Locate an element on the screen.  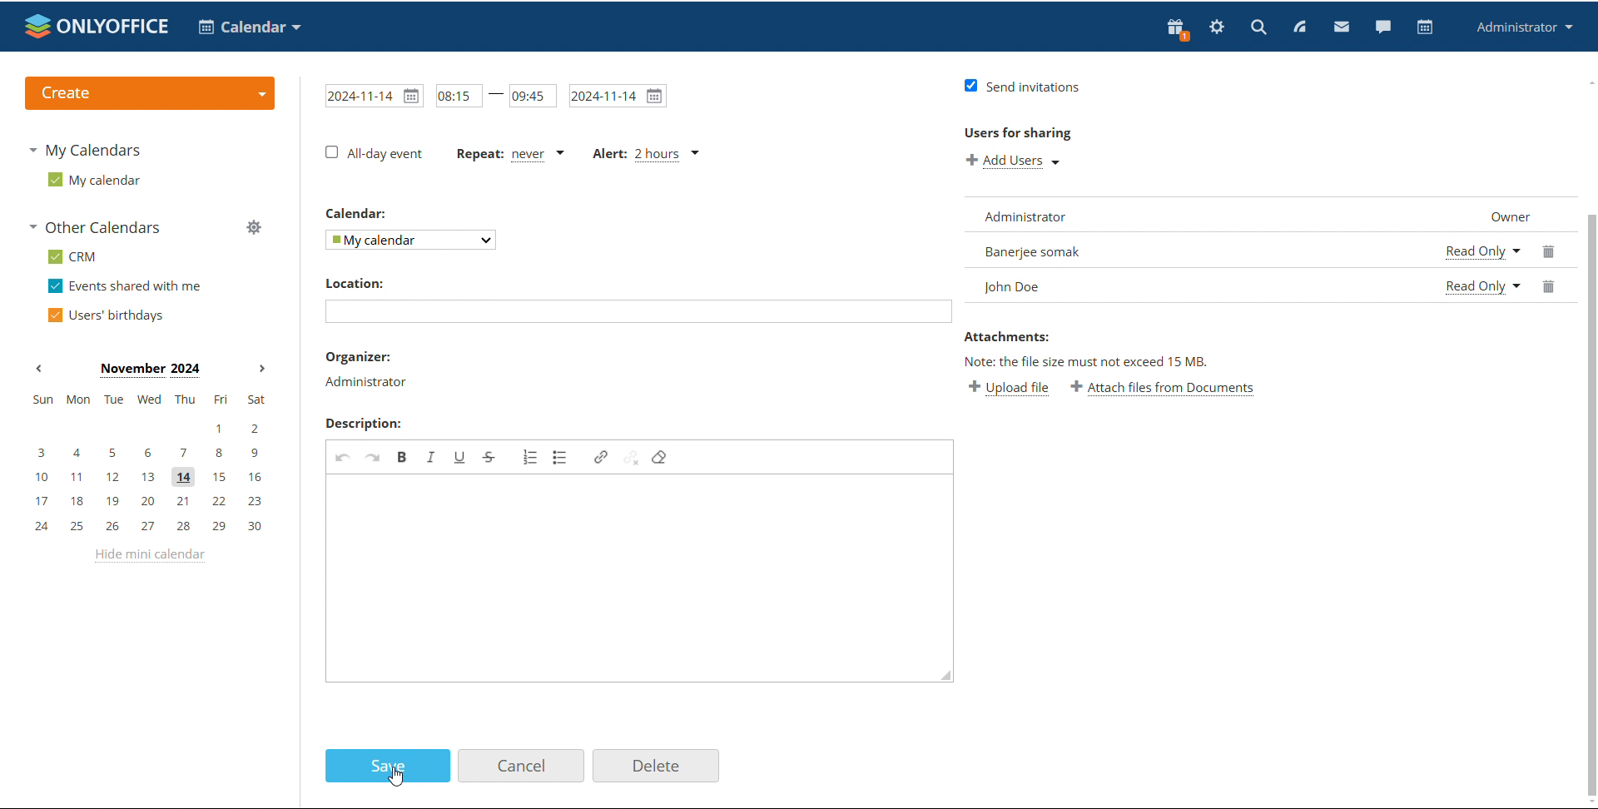
Undo is located at coordinates (343, 456).